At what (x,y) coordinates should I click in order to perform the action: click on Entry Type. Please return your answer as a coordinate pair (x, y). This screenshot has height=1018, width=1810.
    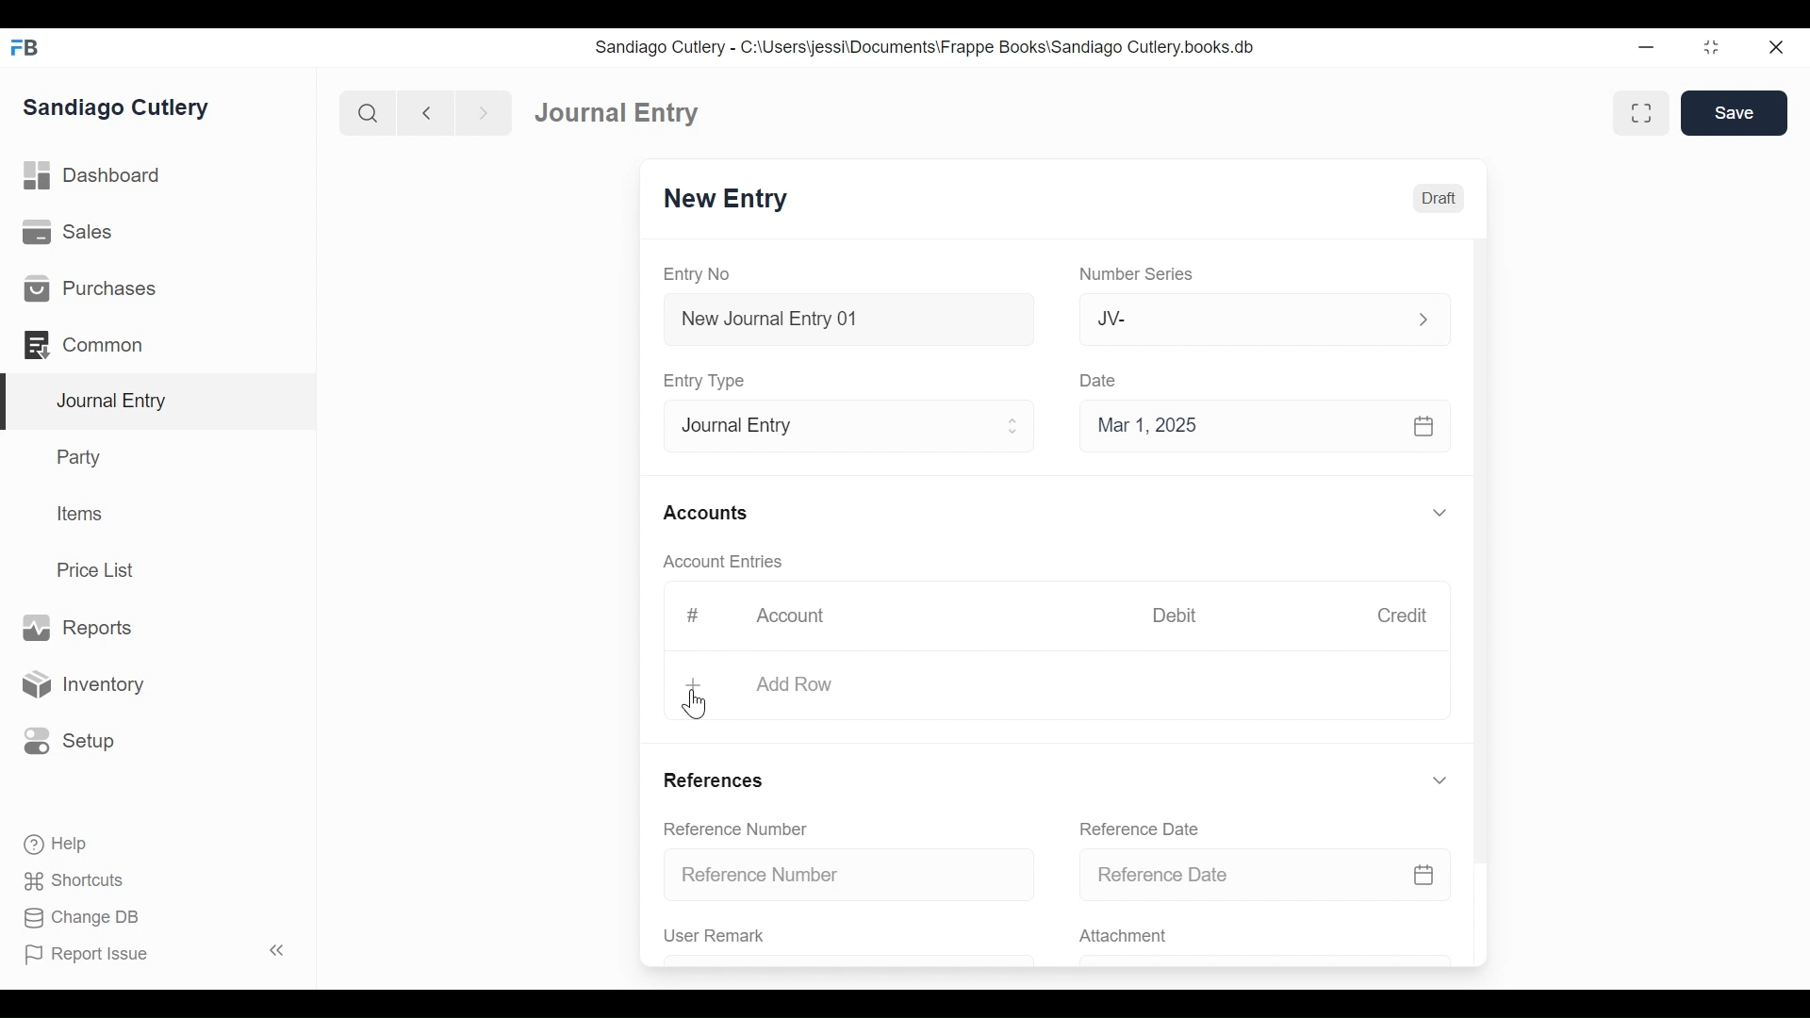
    Looking at the image, I should click on (843, 423).